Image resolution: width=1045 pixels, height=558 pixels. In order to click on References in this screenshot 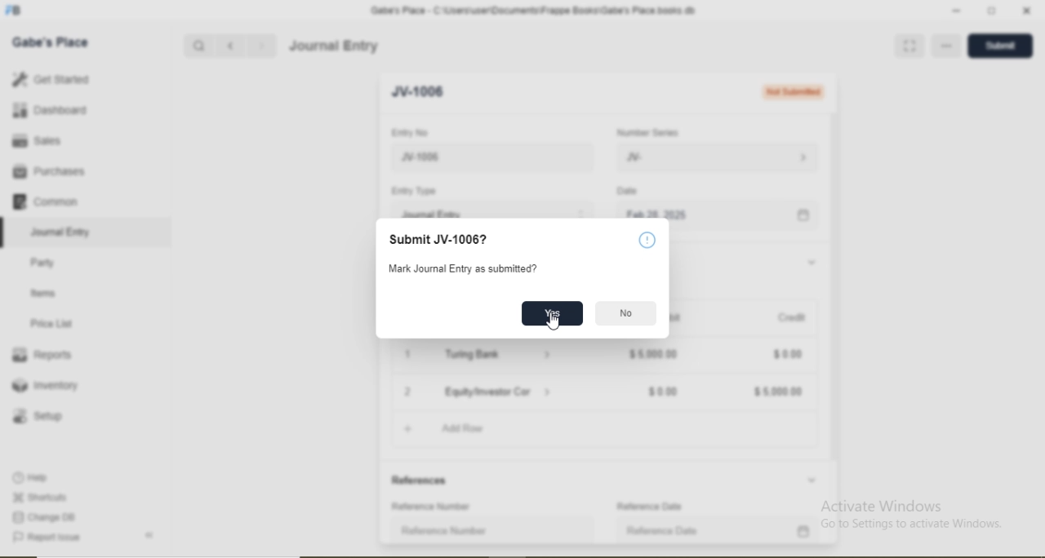, I will do `click(421, 480)`.